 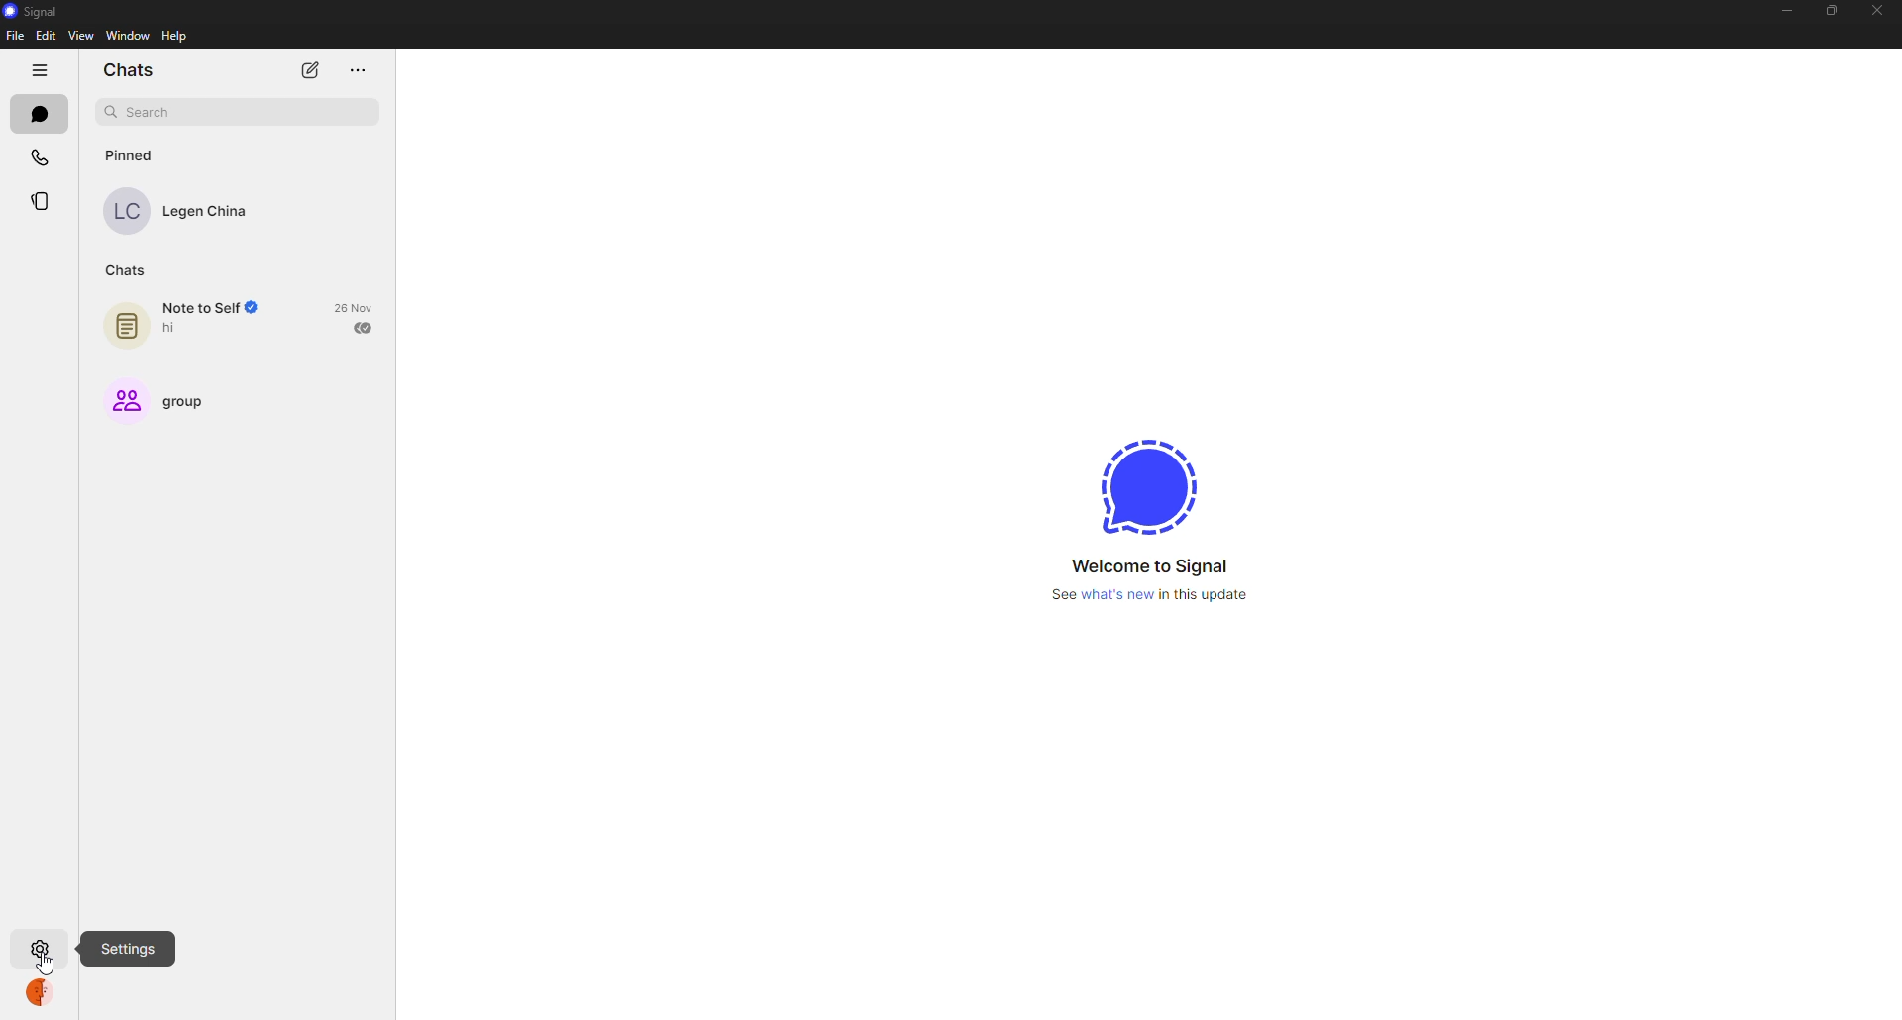 What do you see at coordinates (1155, 566) in the screenshot?
I see `welcome to signal` at bounding box center [1155, 566].